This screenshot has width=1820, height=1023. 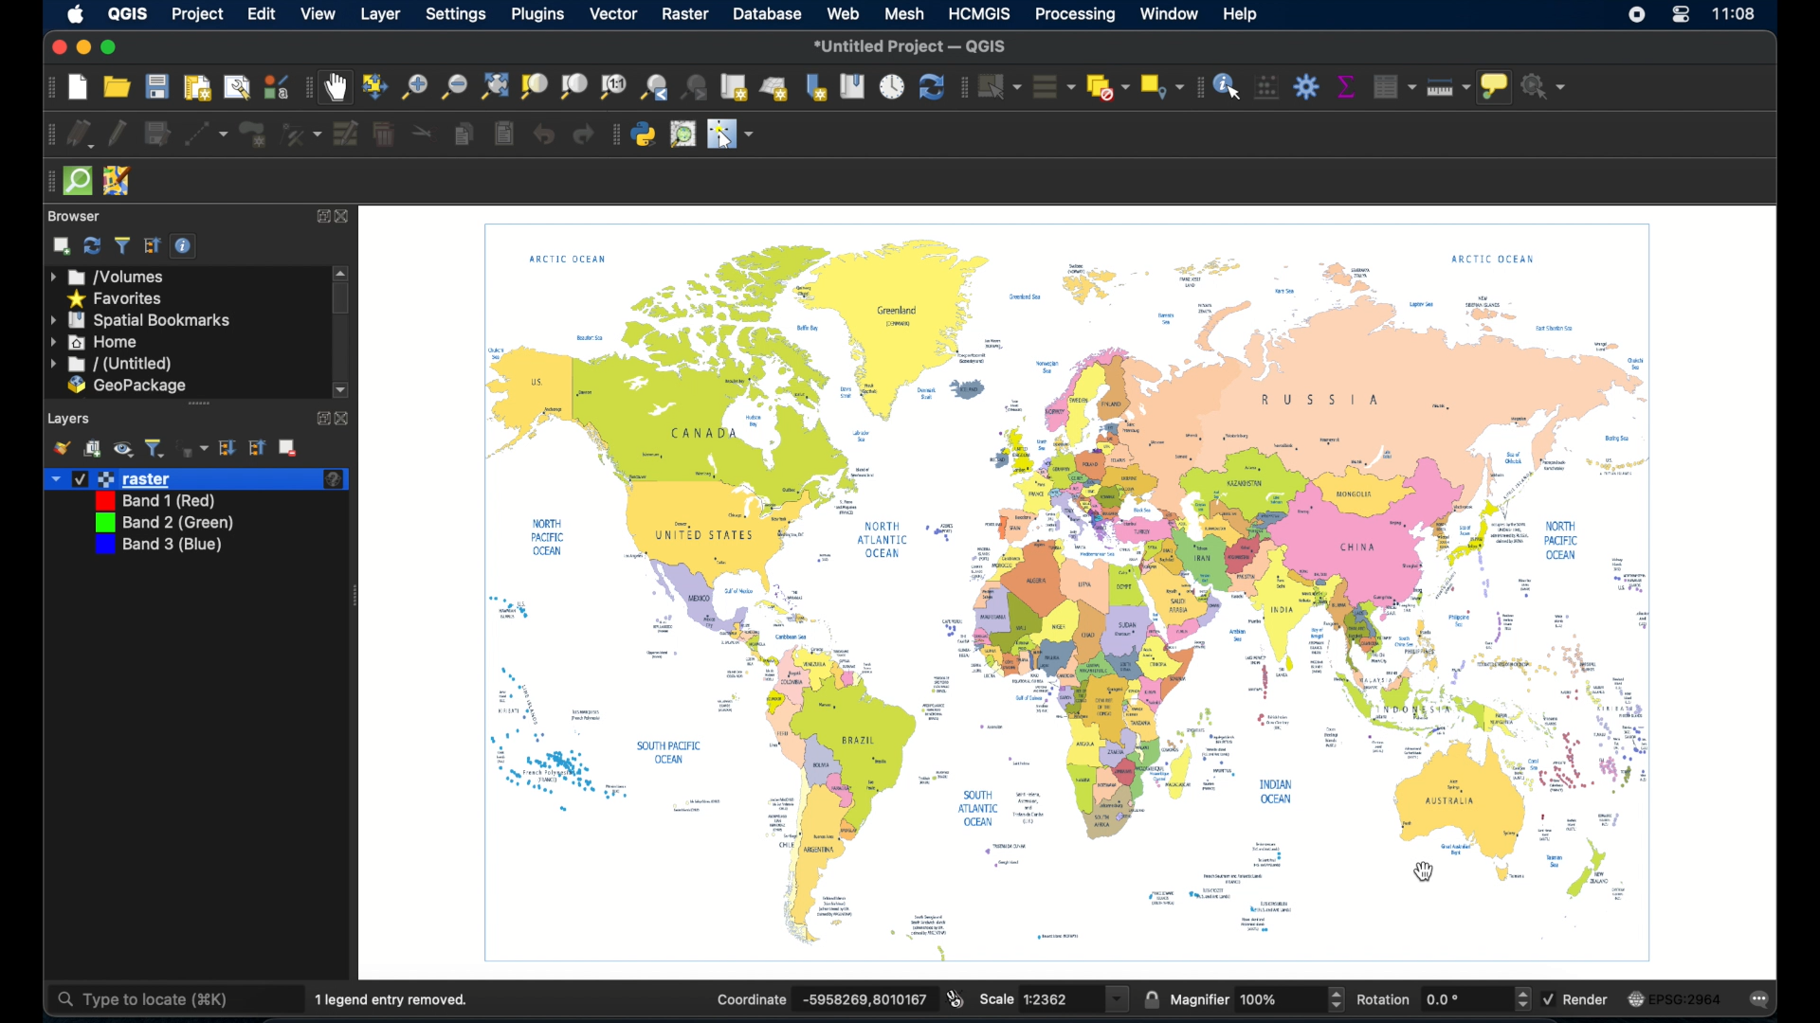 What do you see at coordinates (300, 135) in the screenshot?
I see `modify attributes ` at bounding box center [300, 135].